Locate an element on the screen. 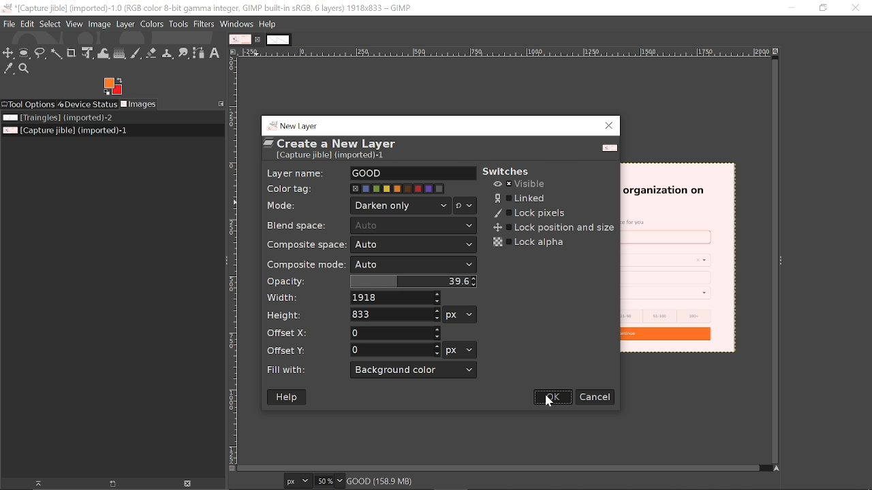 This screenshot has width=872, height=490. Text tool is located at coordinates (215, 52).